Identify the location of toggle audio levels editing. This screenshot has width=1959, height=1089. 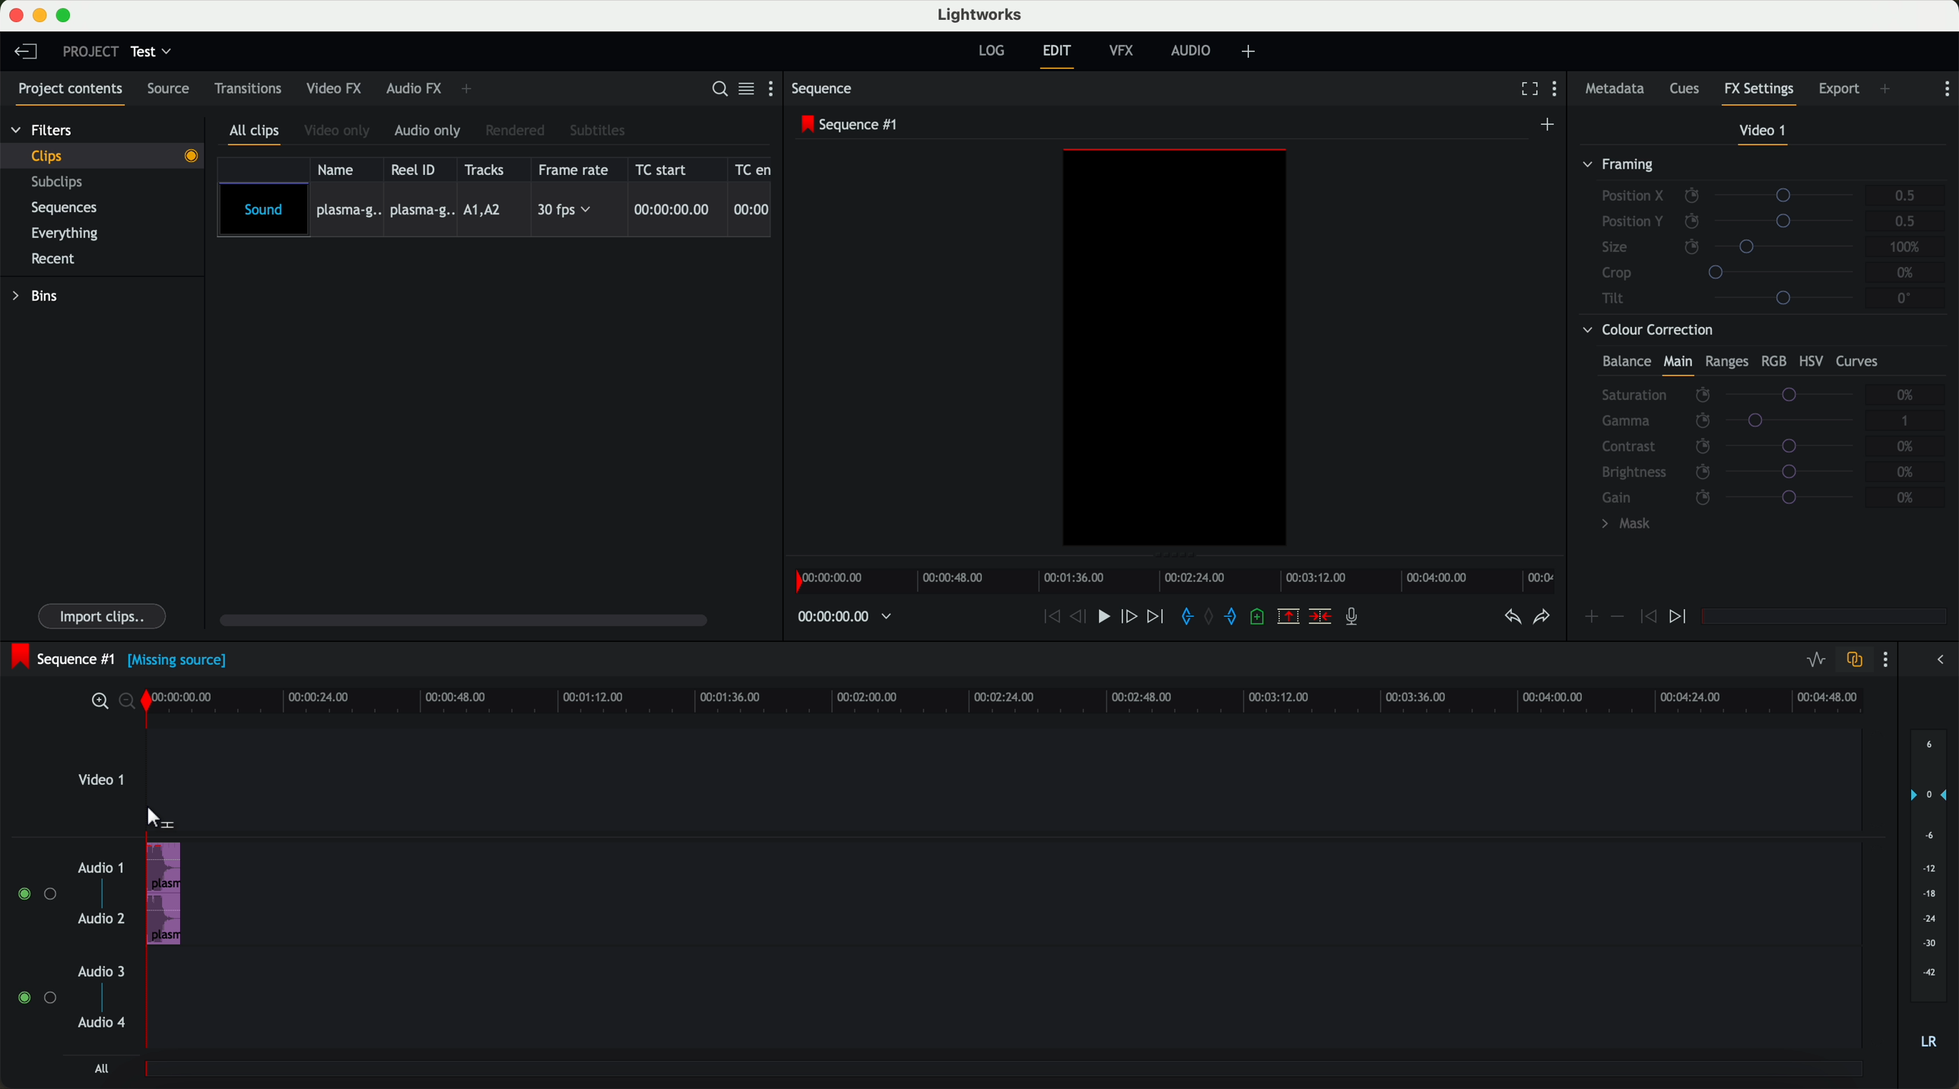
(1815, 660).